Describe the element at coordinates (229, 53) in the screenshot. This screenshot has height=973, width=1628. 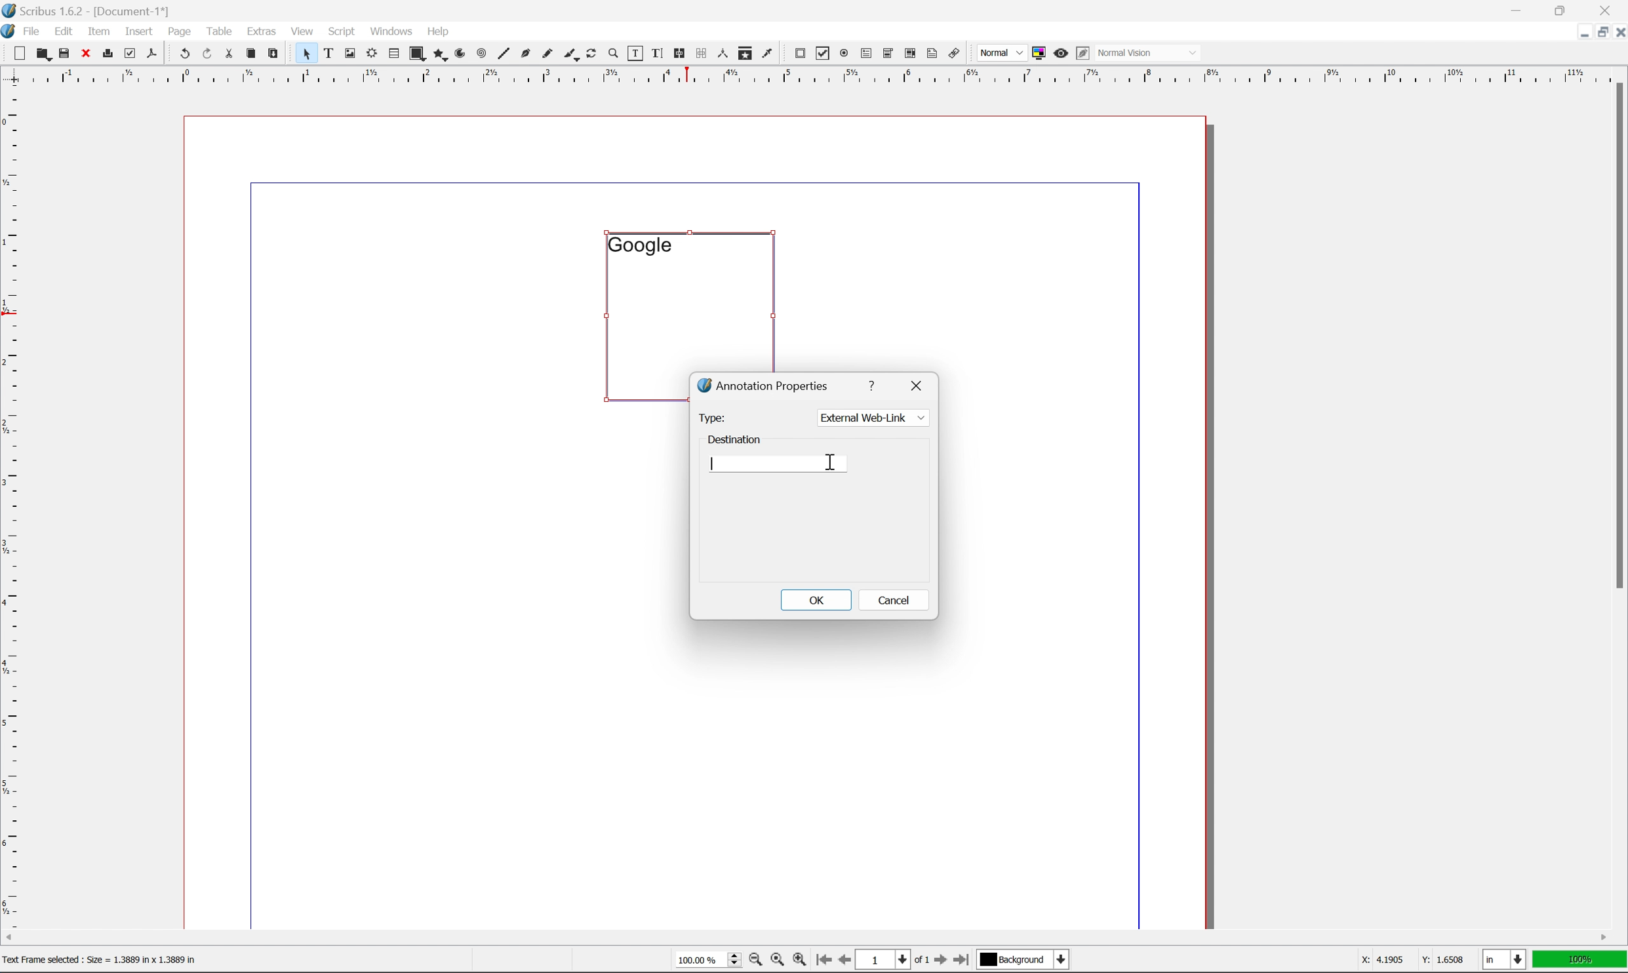
I see `cut` at that location.